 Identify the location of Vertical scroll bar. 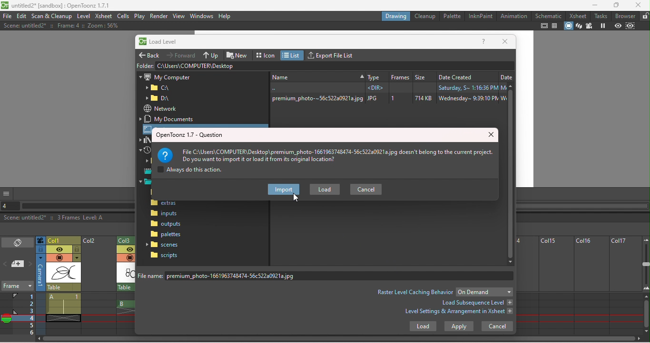
(646, 314).